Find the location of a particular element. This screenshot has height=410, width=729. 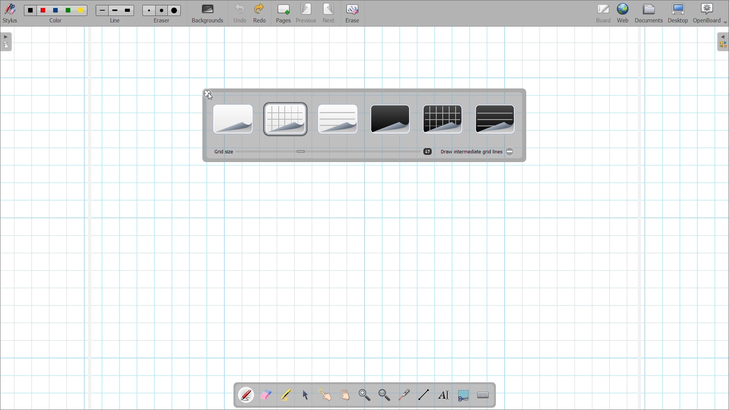

Color options is located at coordinates (56, 11).